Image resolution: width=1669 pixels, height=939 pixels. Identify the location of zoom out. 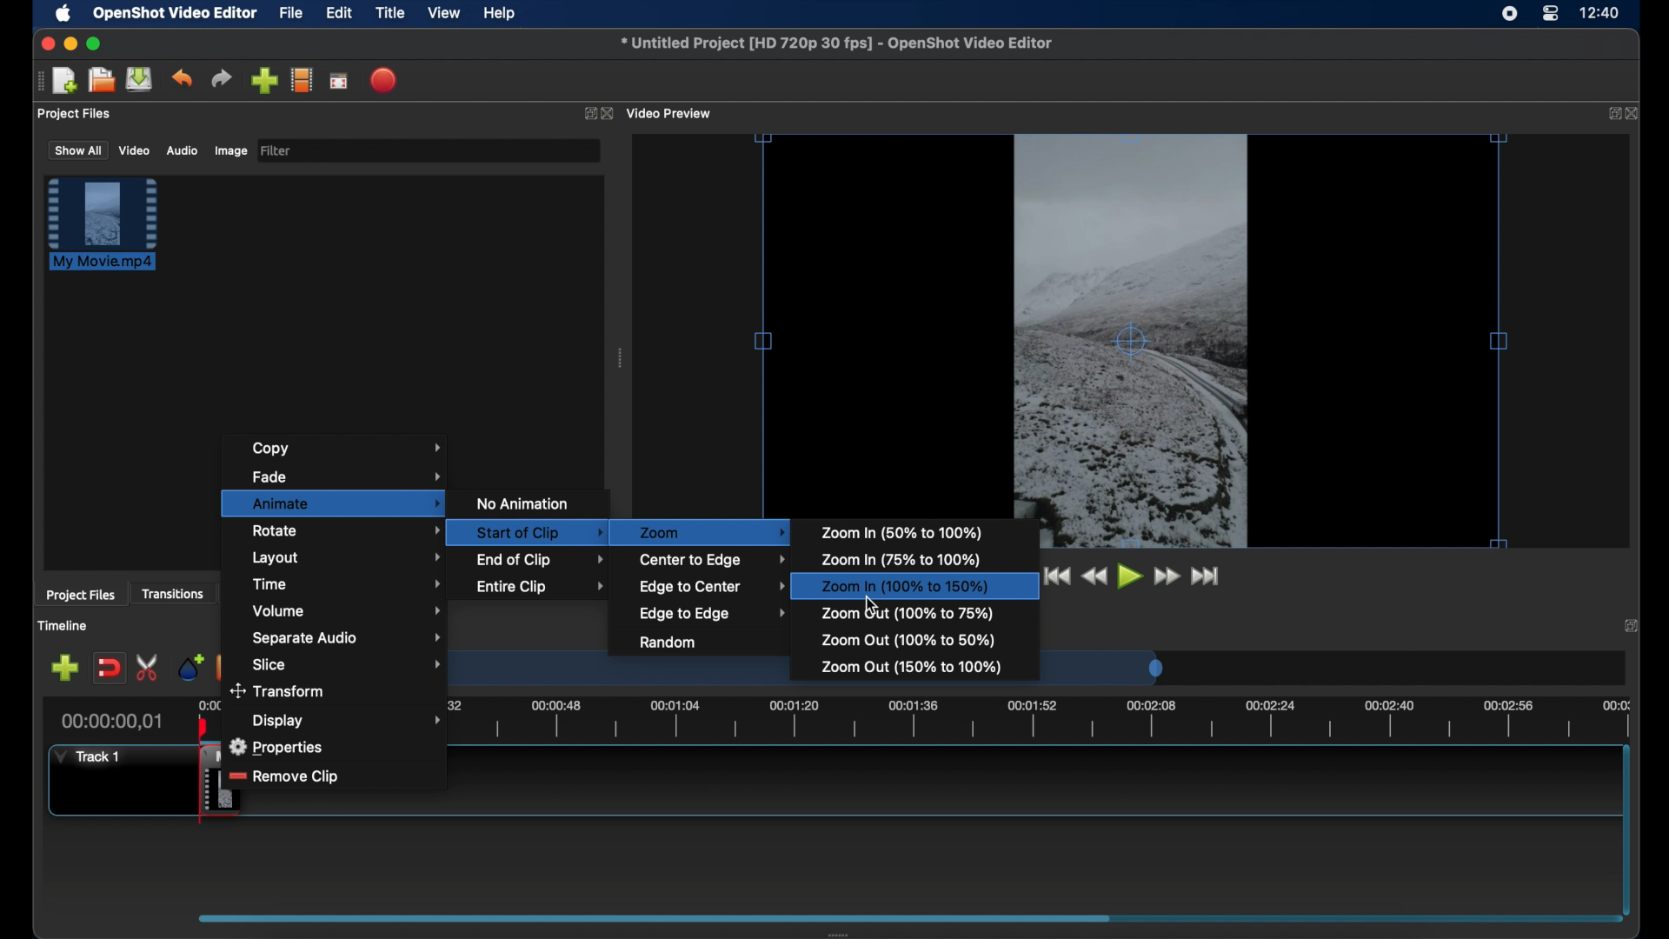
(912, 668).